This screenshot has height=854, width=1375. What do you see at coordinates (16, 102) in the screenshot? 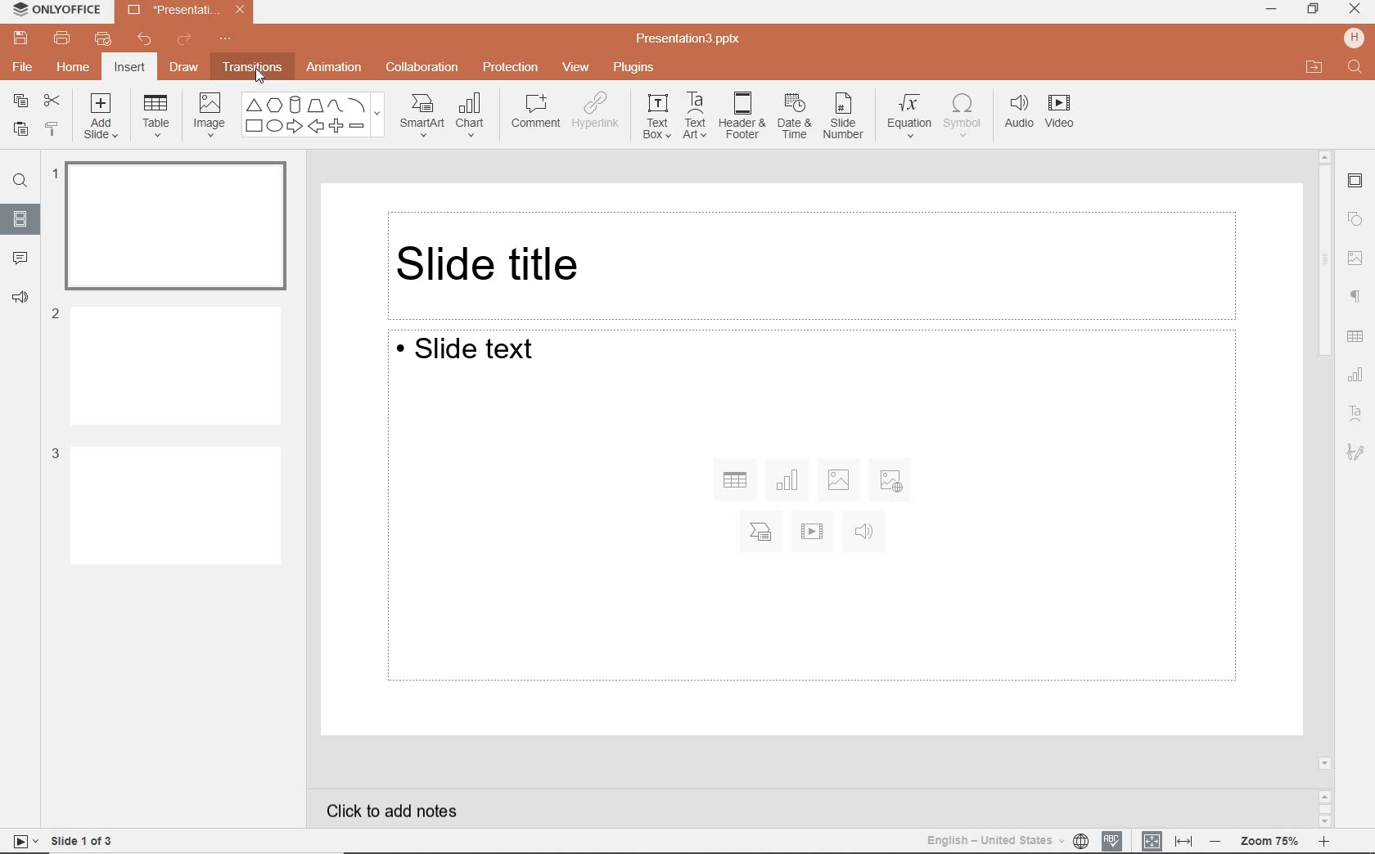
I see `copy` at bounding box center [16, 102].